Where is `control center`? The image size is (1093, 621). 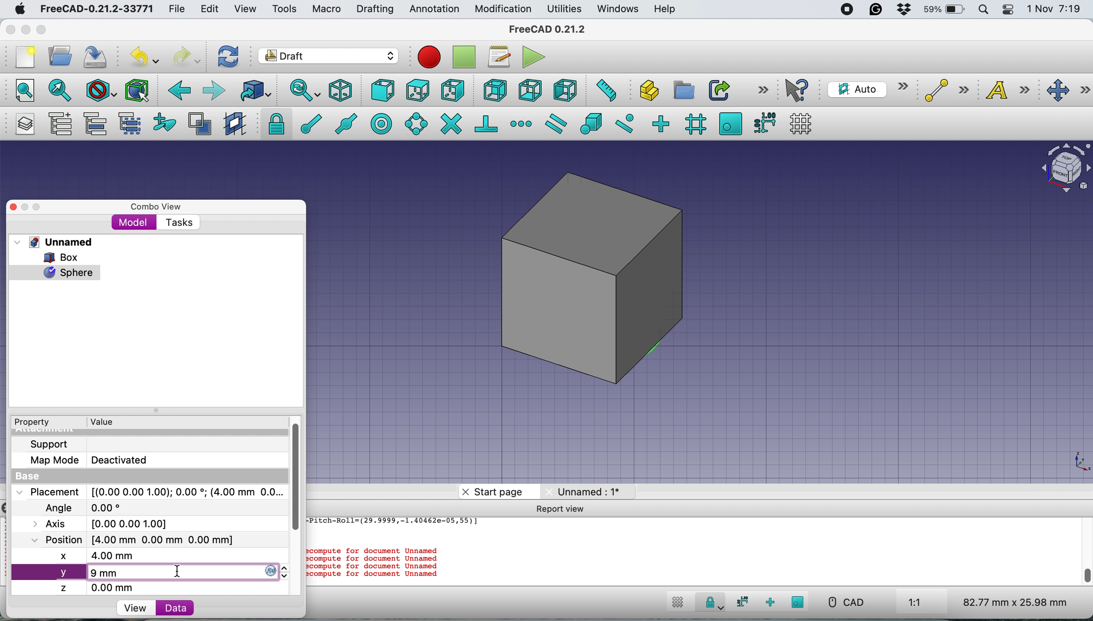 control center is located at coordinates (1009, 9).